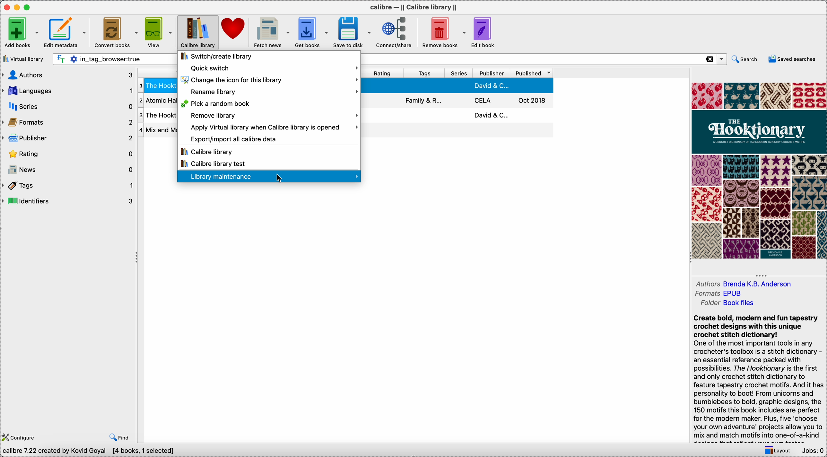  Describe the element at coordinates (280, 179) in the screenshot. I see `cursor` at that location.